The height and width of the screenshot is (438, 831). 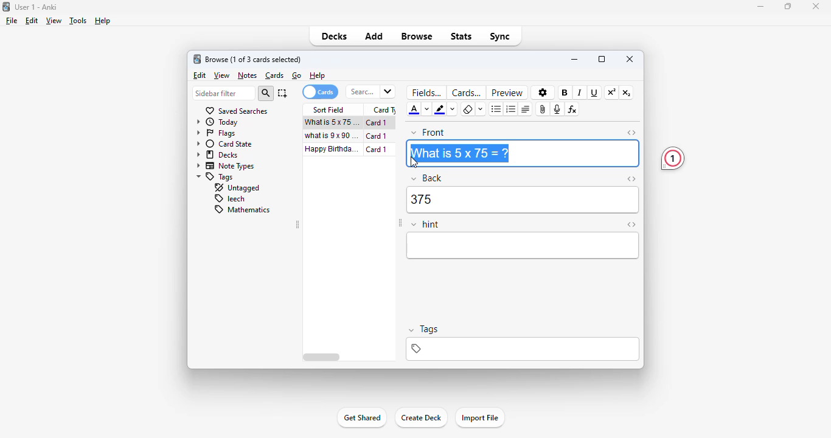 I want to click on preview, so click(x=508, y=92).